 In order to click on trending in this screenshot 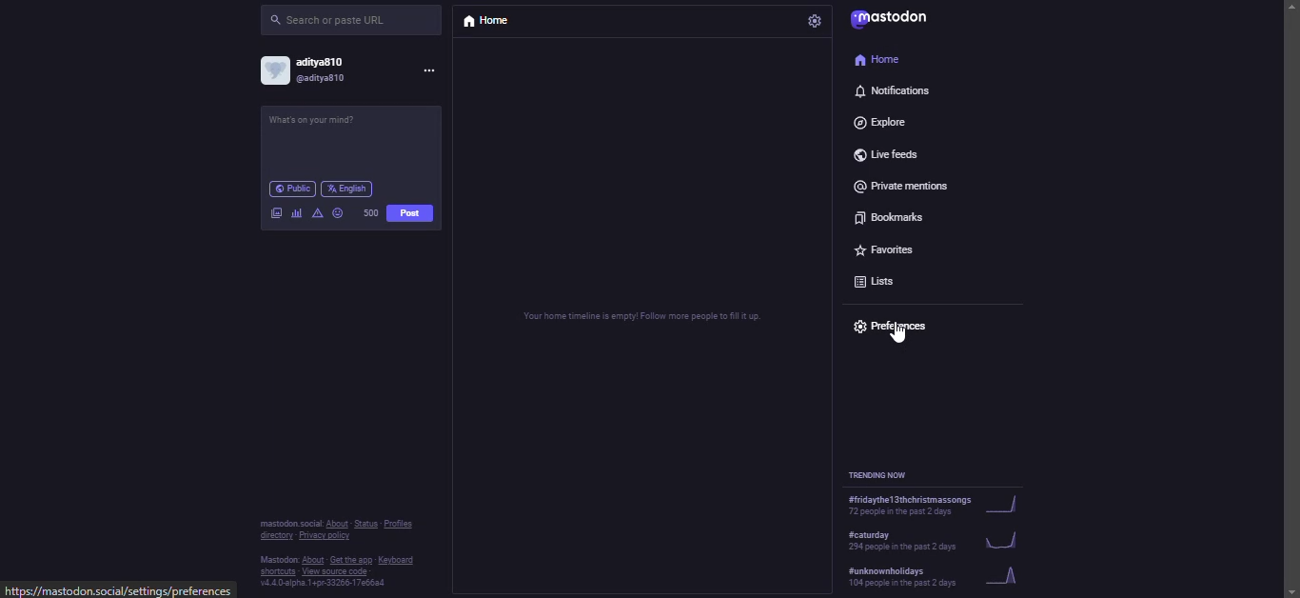, I will do `click(938, 575)`.